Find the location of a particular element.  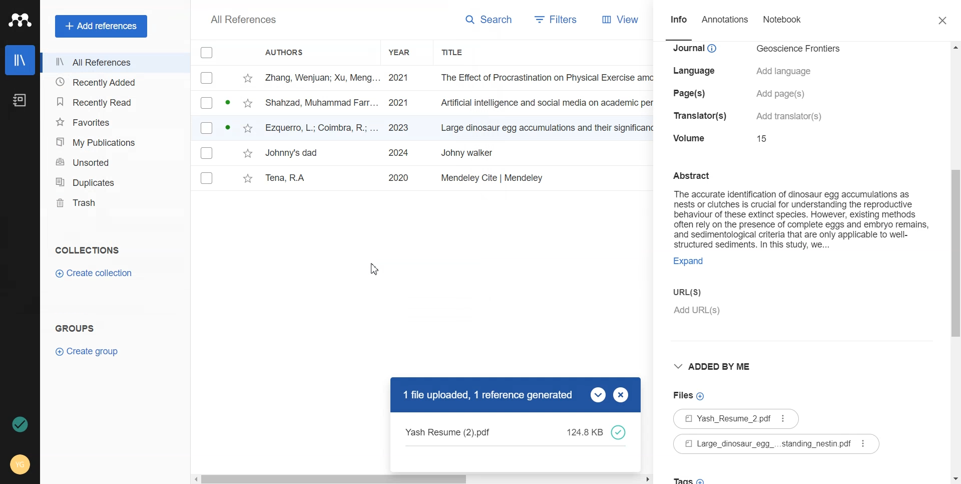

star is located at coordinates (248, 179).